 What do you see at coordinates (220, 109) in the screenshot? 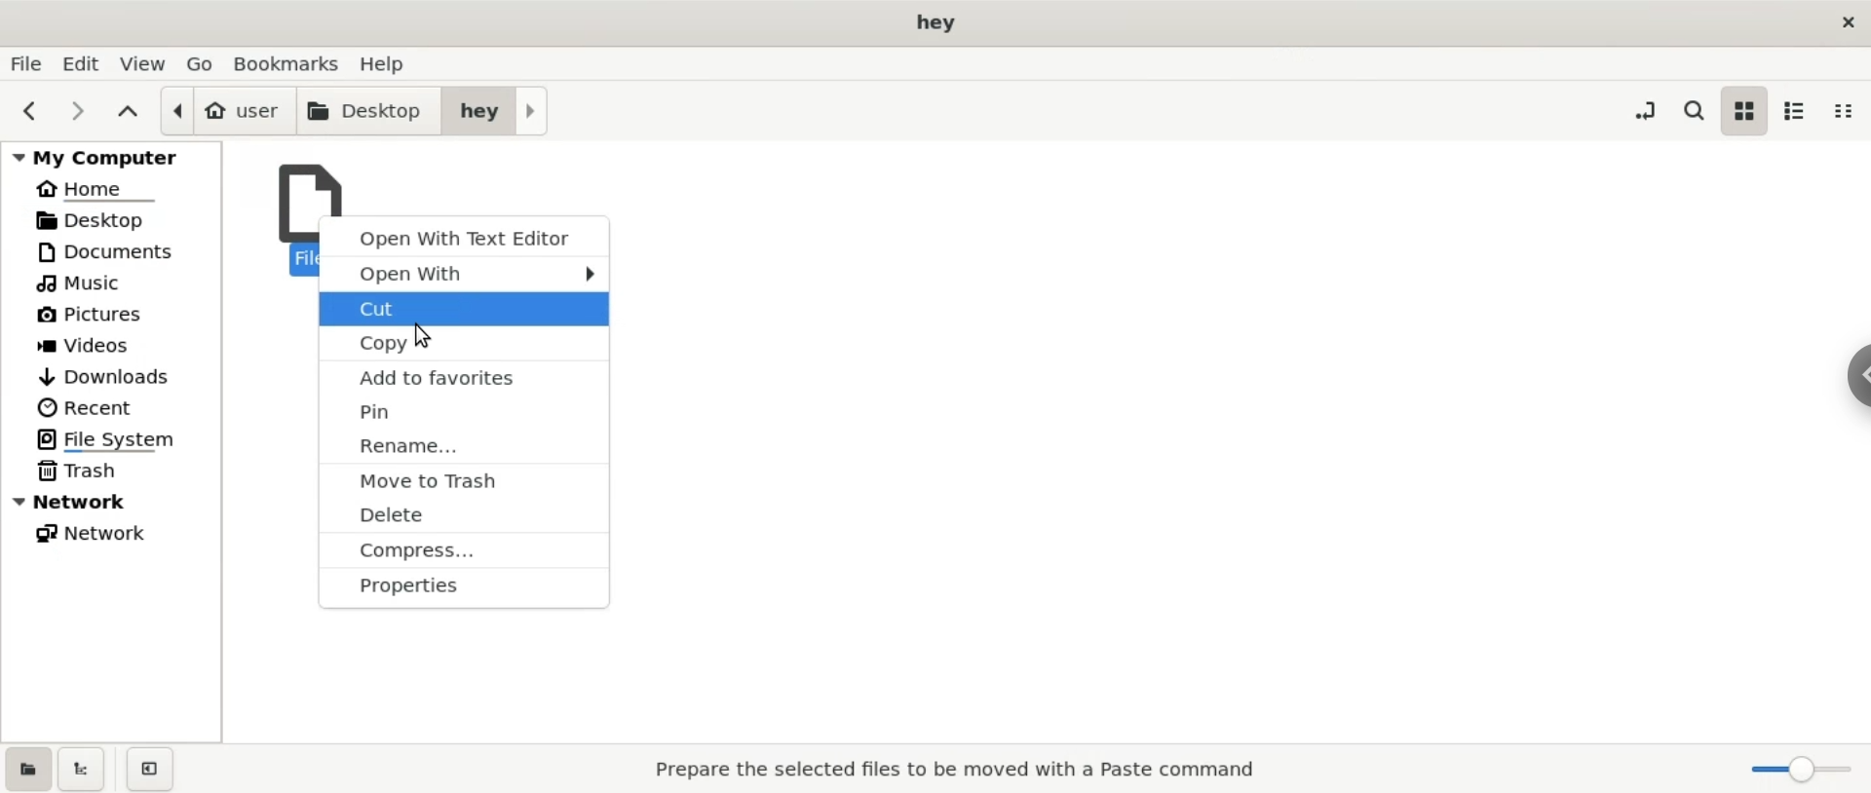
I see `user` at bounding box center [220, 109].